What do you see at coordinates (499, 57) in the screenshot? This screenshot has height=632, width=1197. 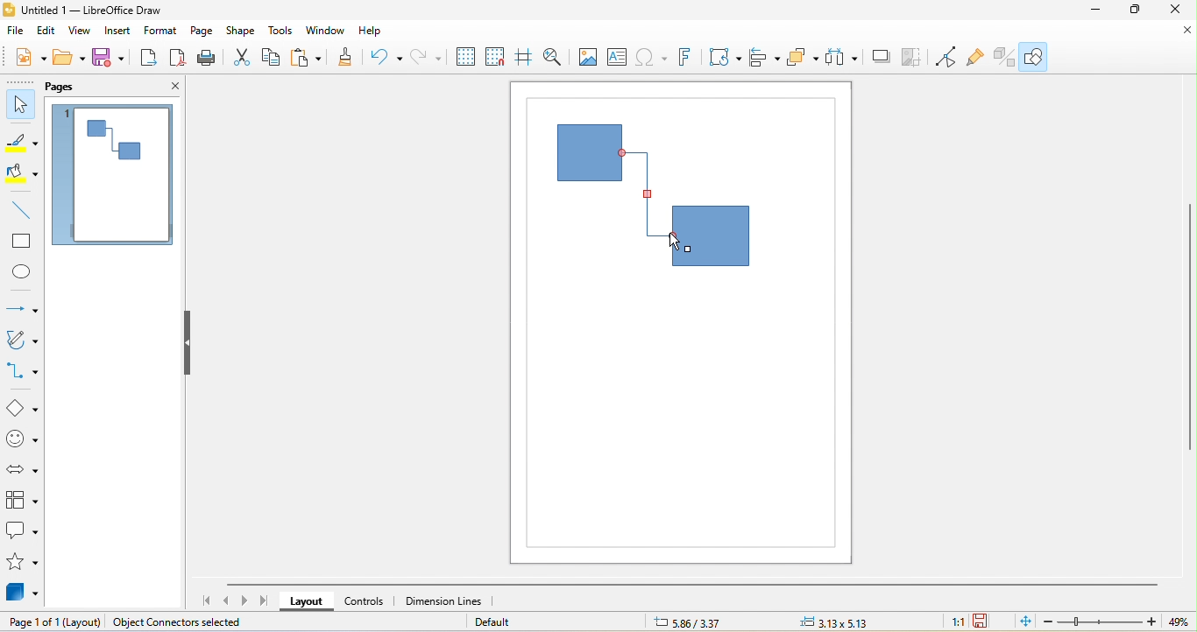 I see `snap to grid` at bounding box center [499, 57].